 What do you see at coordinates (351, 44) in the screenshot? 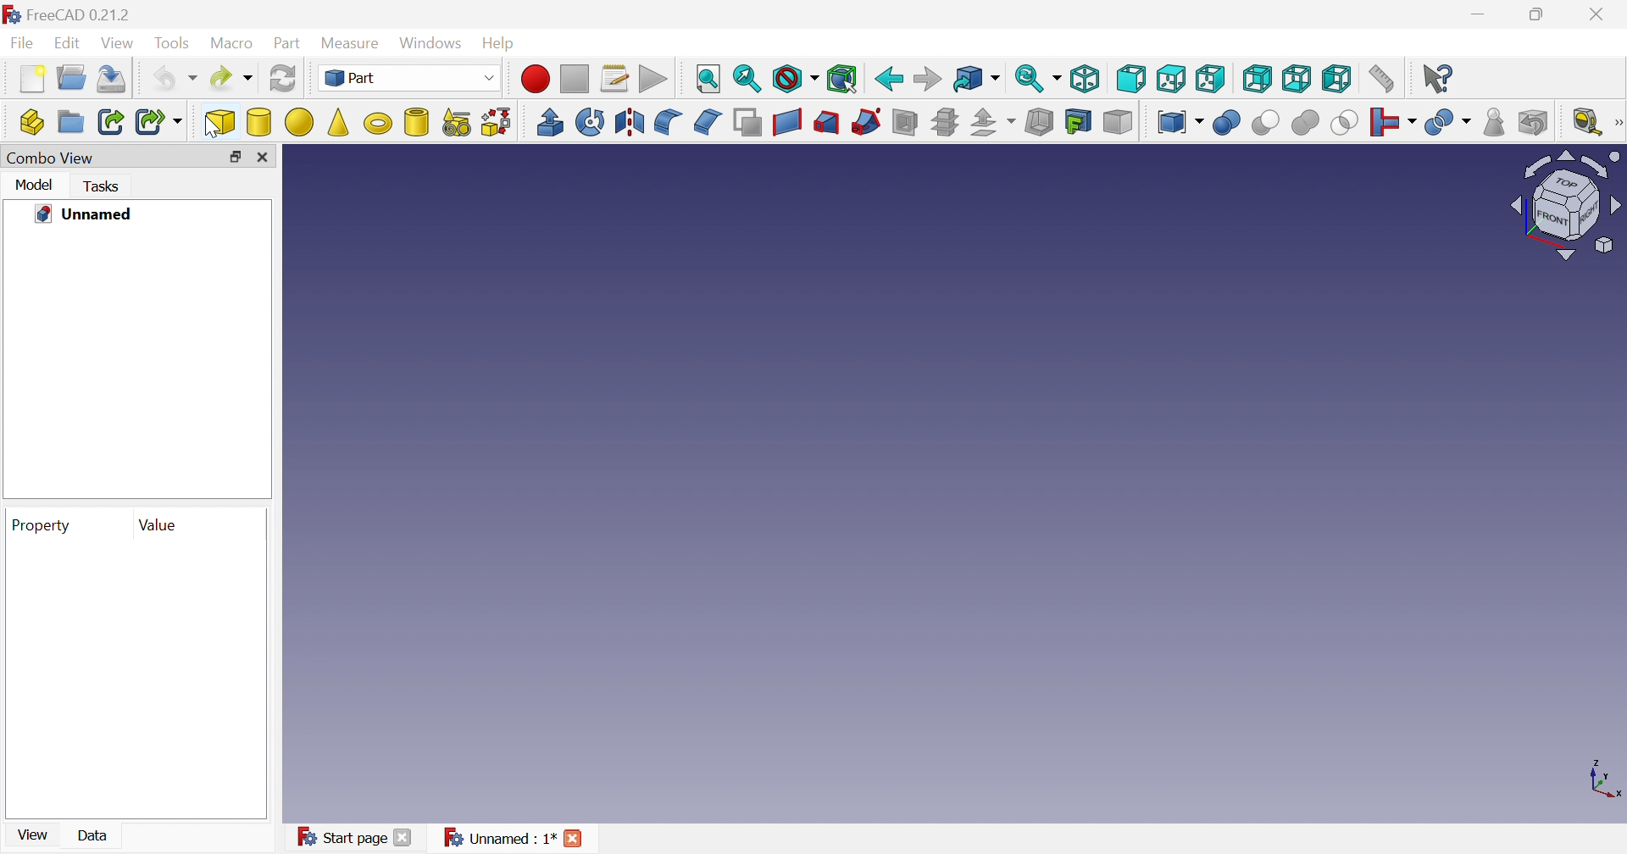
I see `Measure` at bounding box center [351, 44].